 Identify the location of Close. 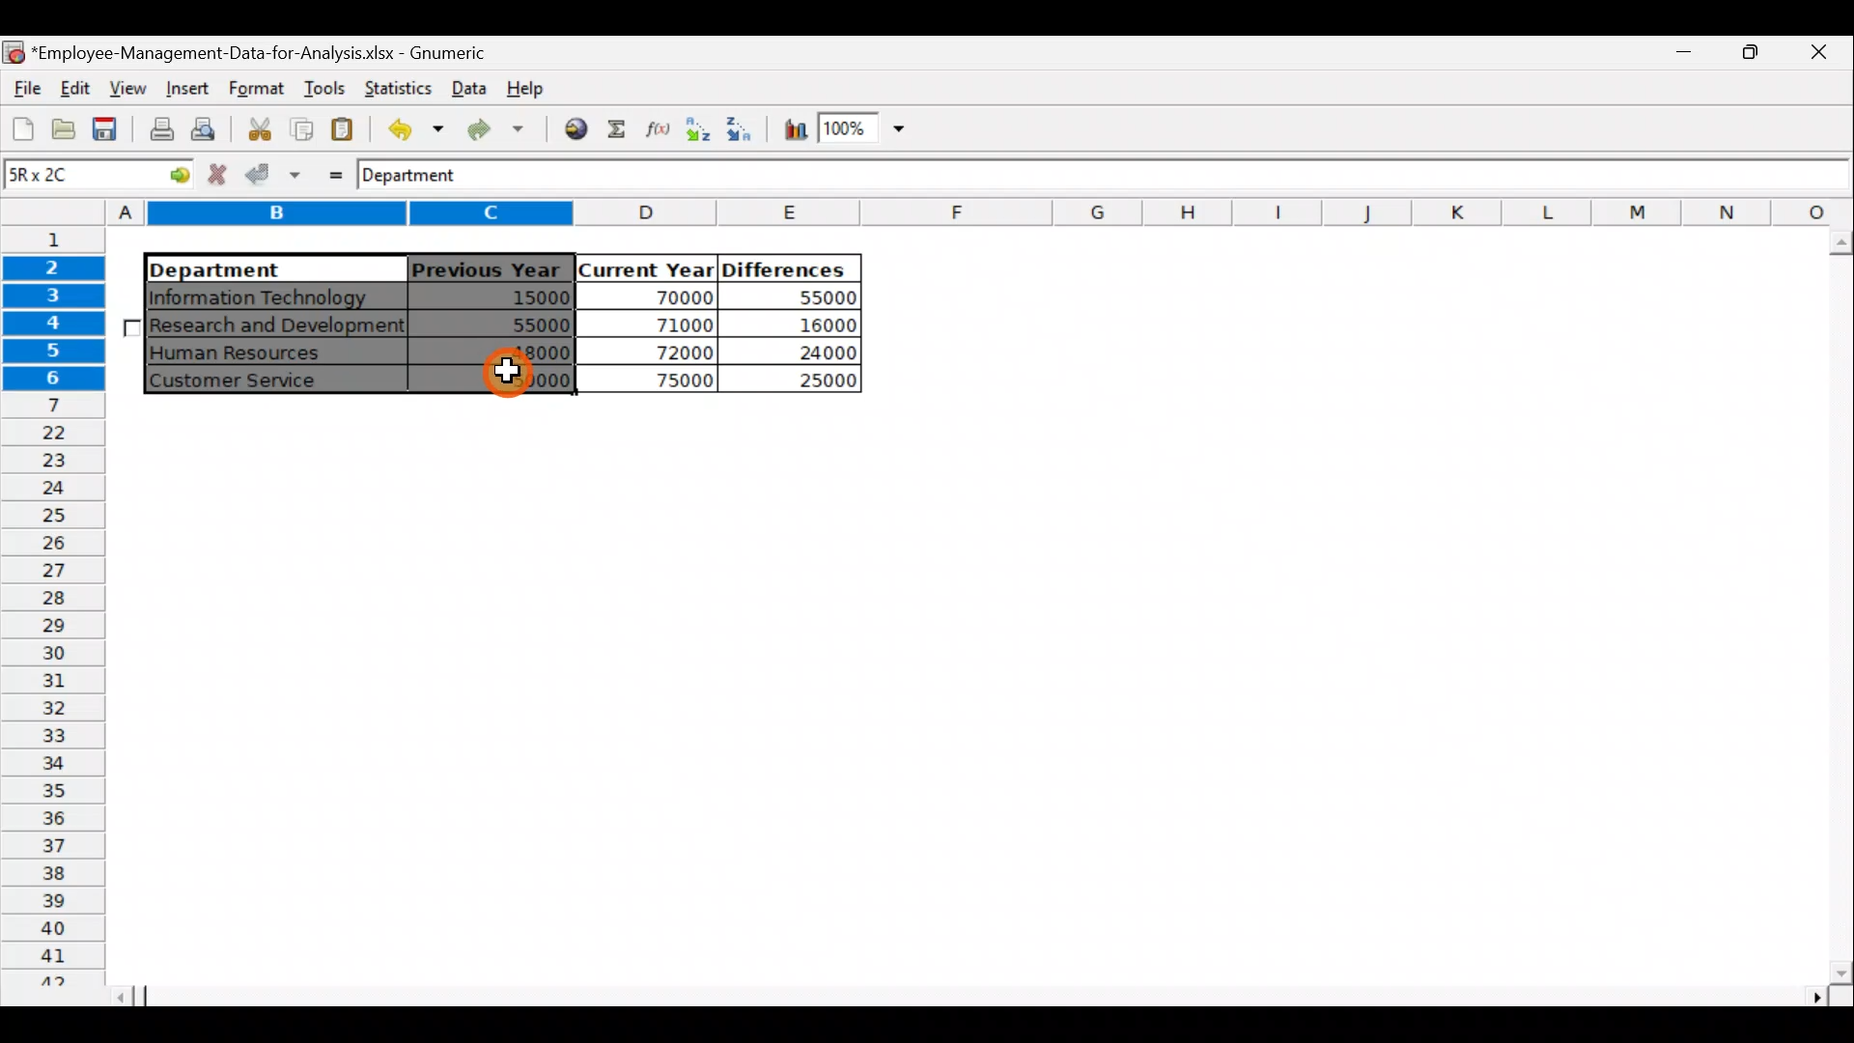
(1820, 55).